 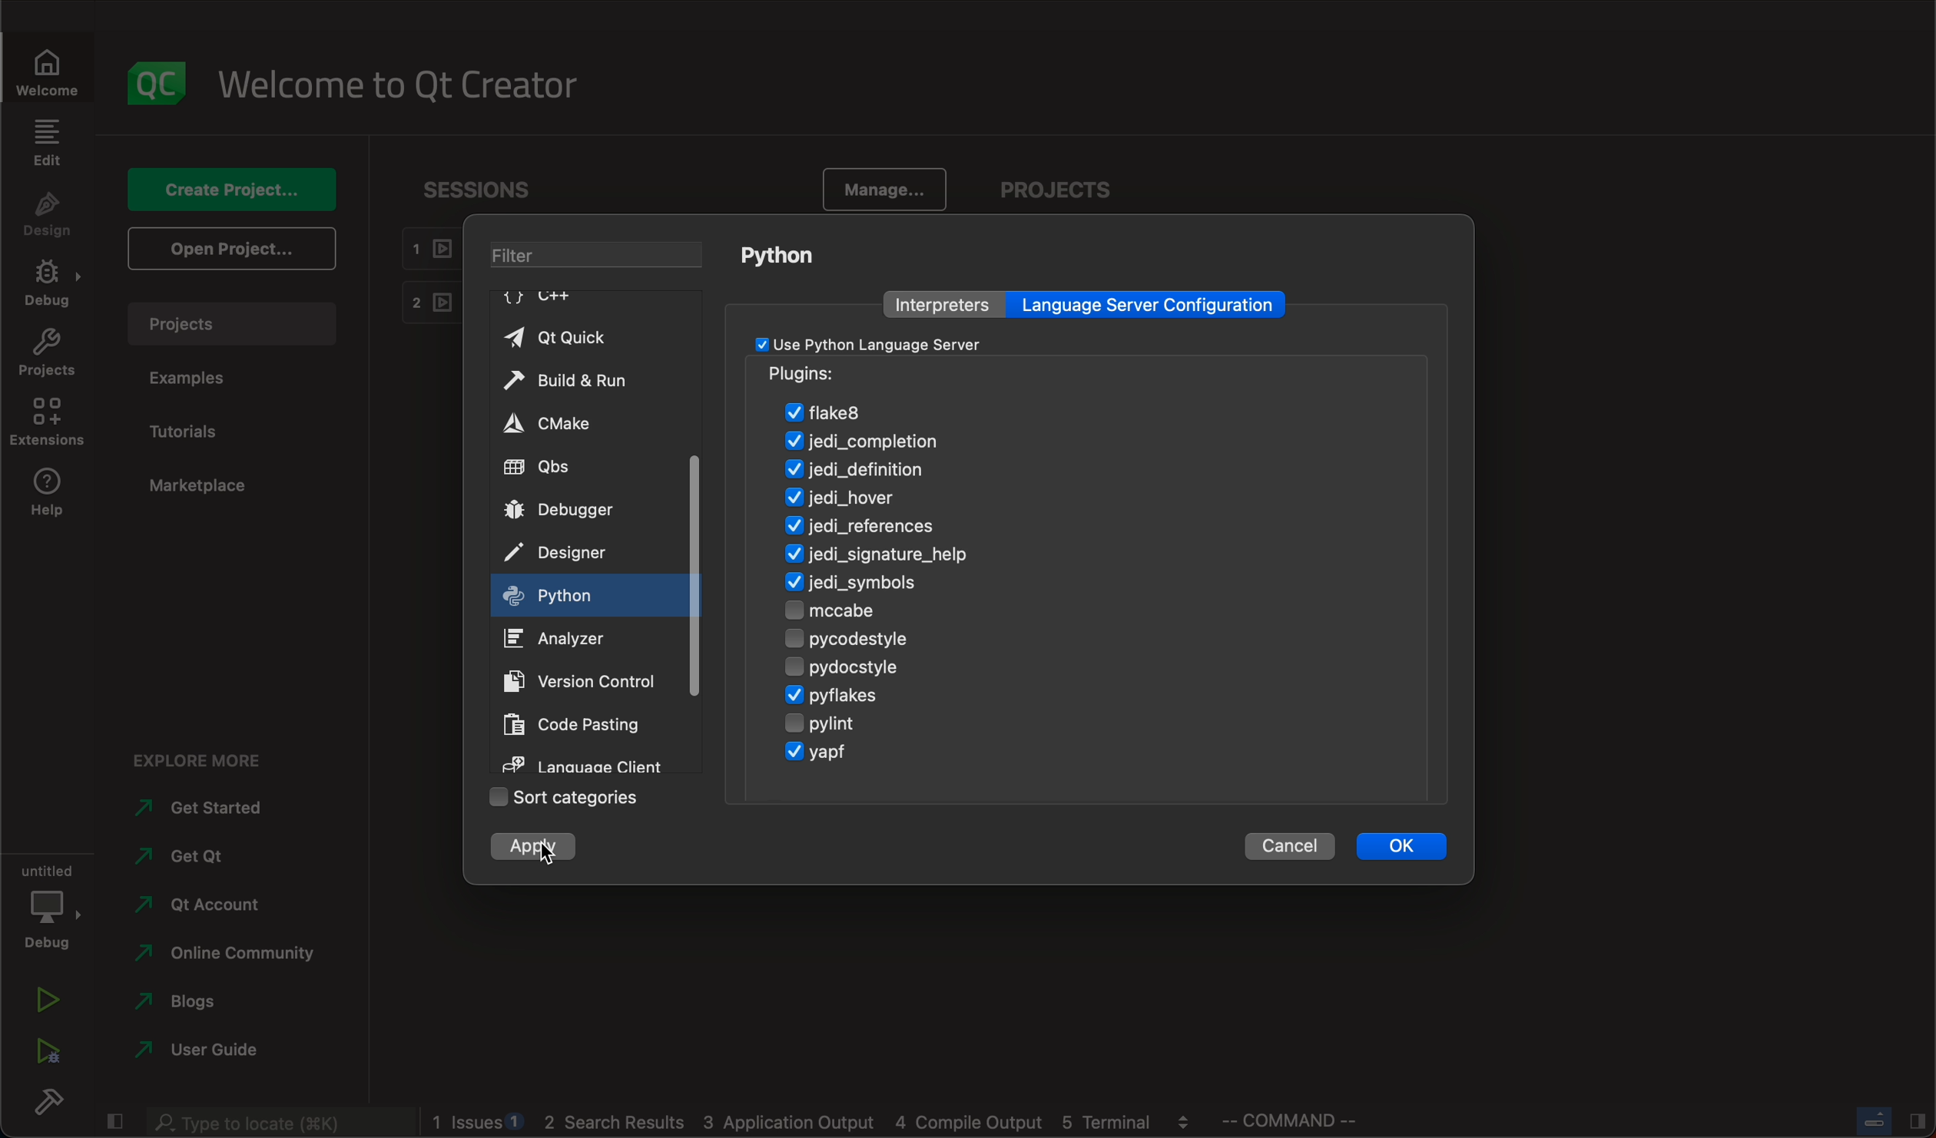 I want to click on scrollbar, so click(x=693, y=534).